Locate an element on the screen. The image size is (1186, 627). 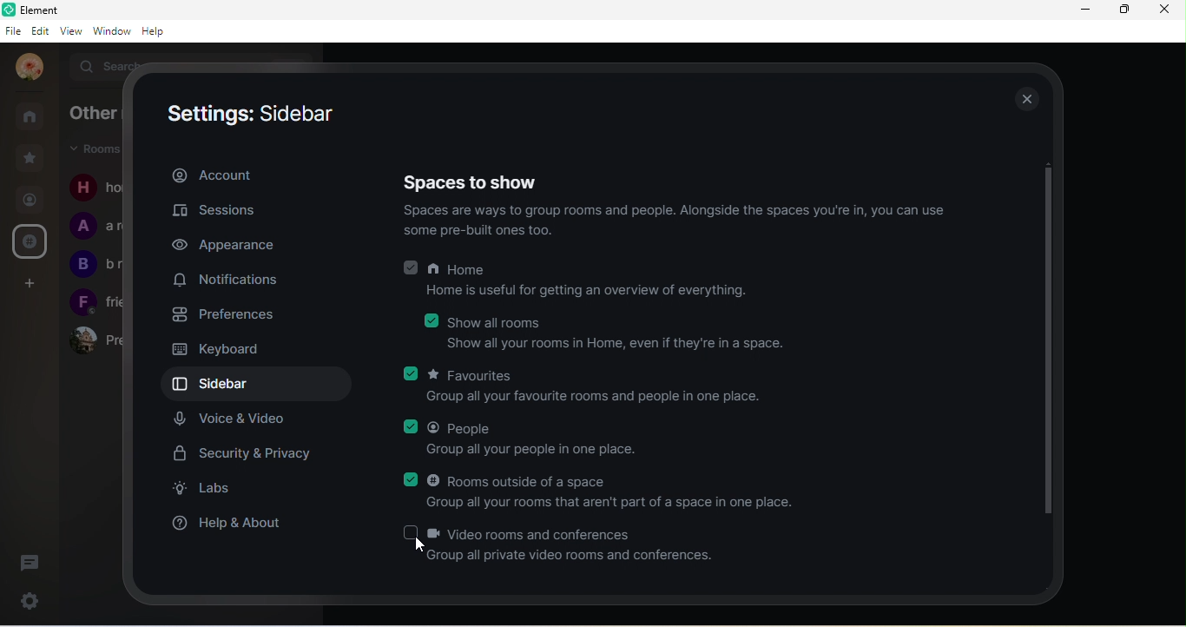
view is located at coordinates (75, 31).